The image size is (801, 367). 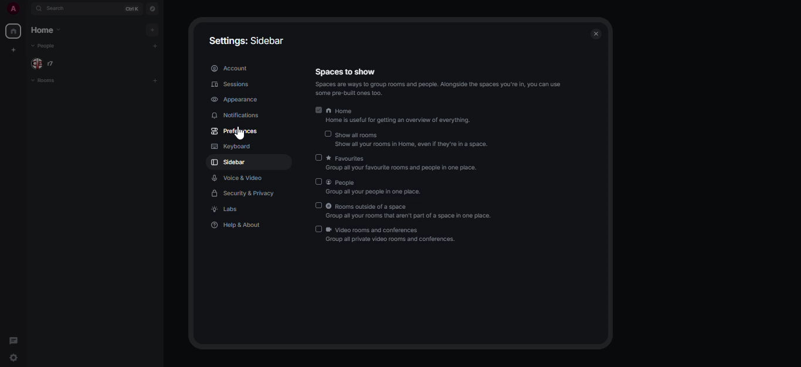 What do you see at coordinates (237, 179) in the screenshot?
I see `voice & video` at bounding box center [237, 179].